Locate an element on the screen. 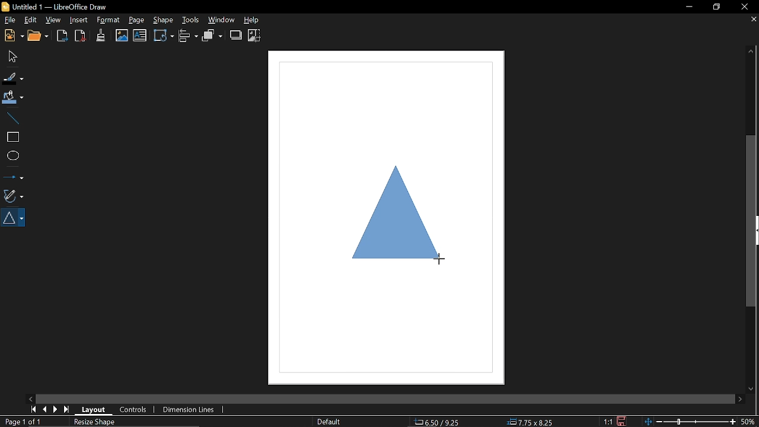 This screenshot has width=759, height=427. Format is located at coordinates (108, 20).